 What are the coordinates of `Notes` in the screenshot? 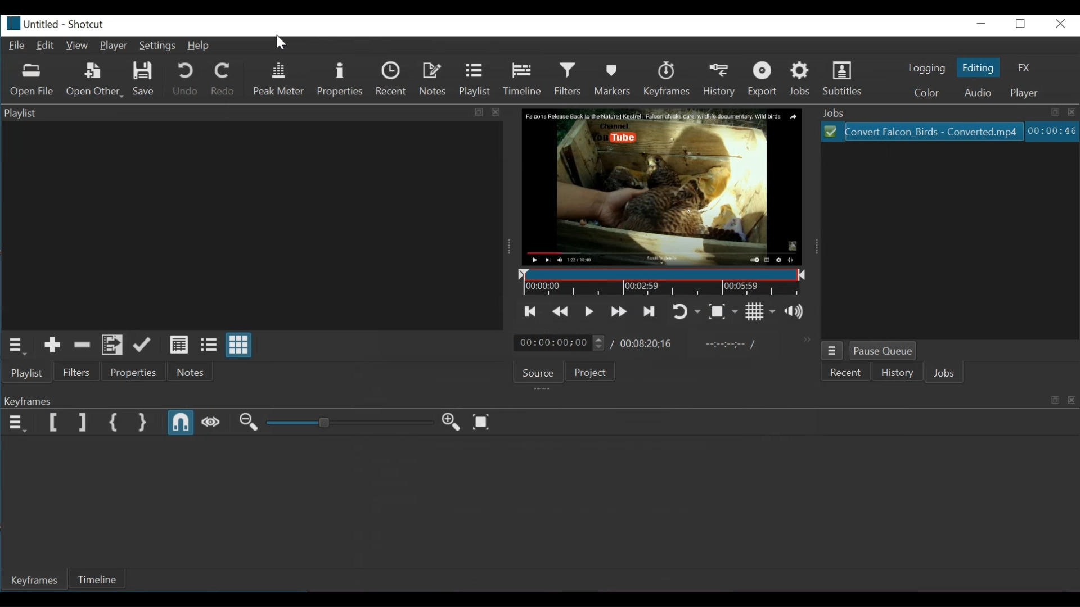 It's located at (190, 372).